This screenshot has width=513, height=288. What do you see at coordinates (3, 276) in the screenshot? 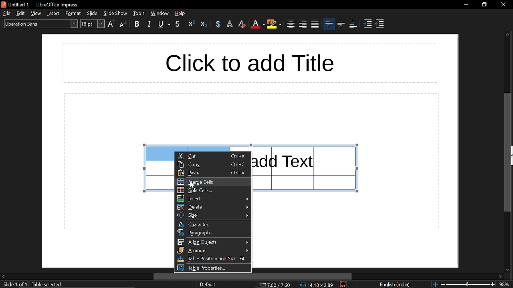
I see `move left` at bounding box center [3, 276].